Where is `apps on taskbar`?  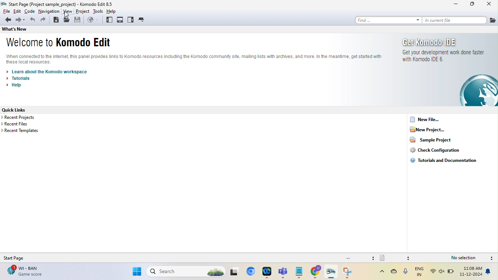 apps on taskbar is located at coordinates (268, 272).